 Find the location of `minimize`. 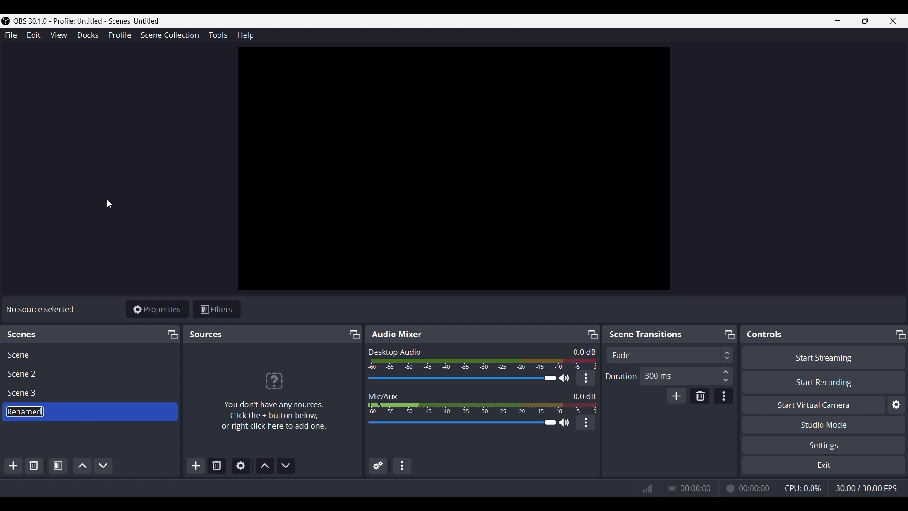

minimize is located at coordinates (837, 20).